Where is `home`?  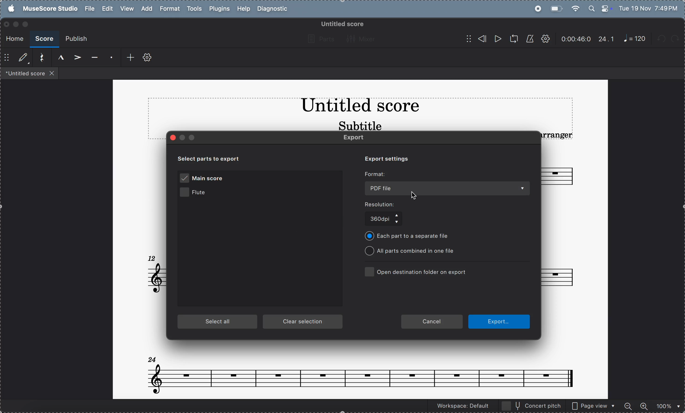 home is located at coordinates (13, 38).